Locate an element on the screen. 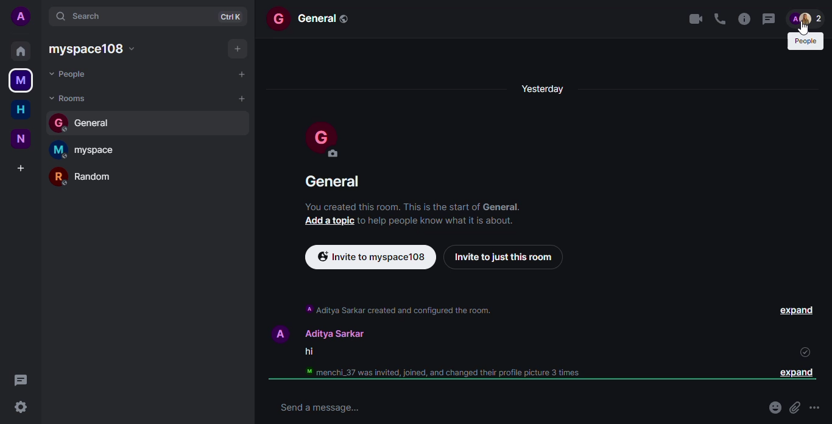  random is located at coordinates (85, 177).